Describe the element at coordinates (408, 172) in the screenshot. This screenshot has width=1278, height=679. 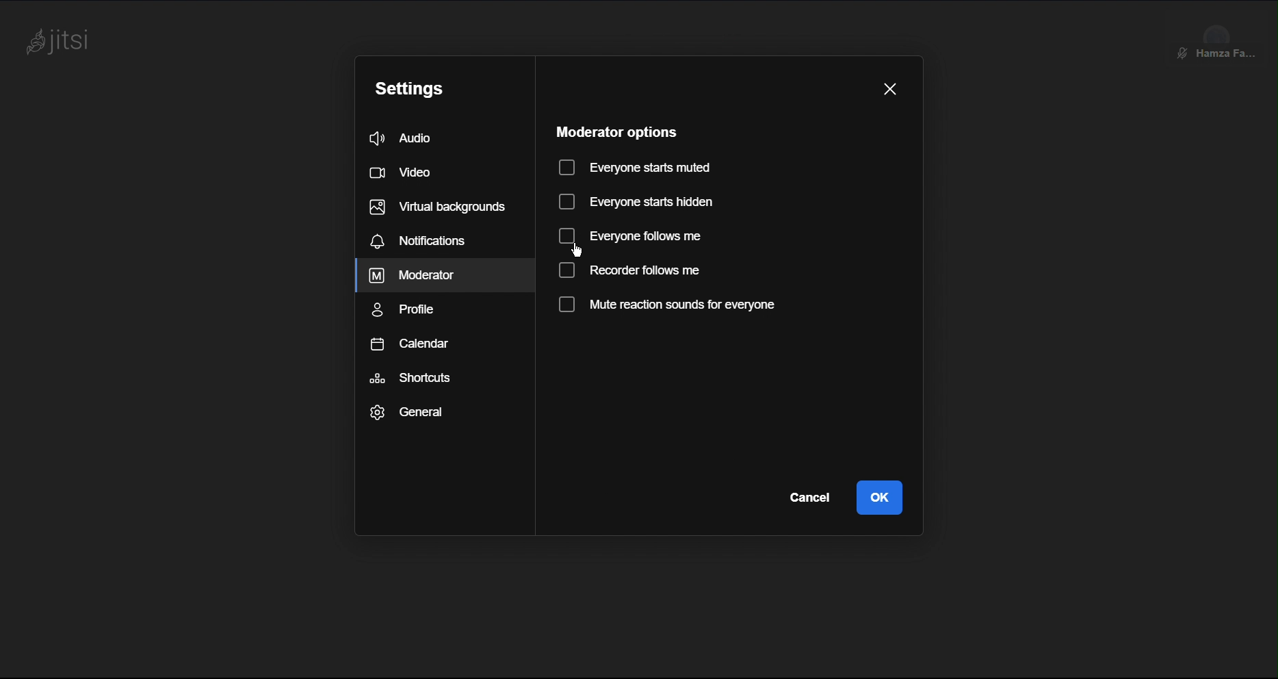
I see `Video` at that location.